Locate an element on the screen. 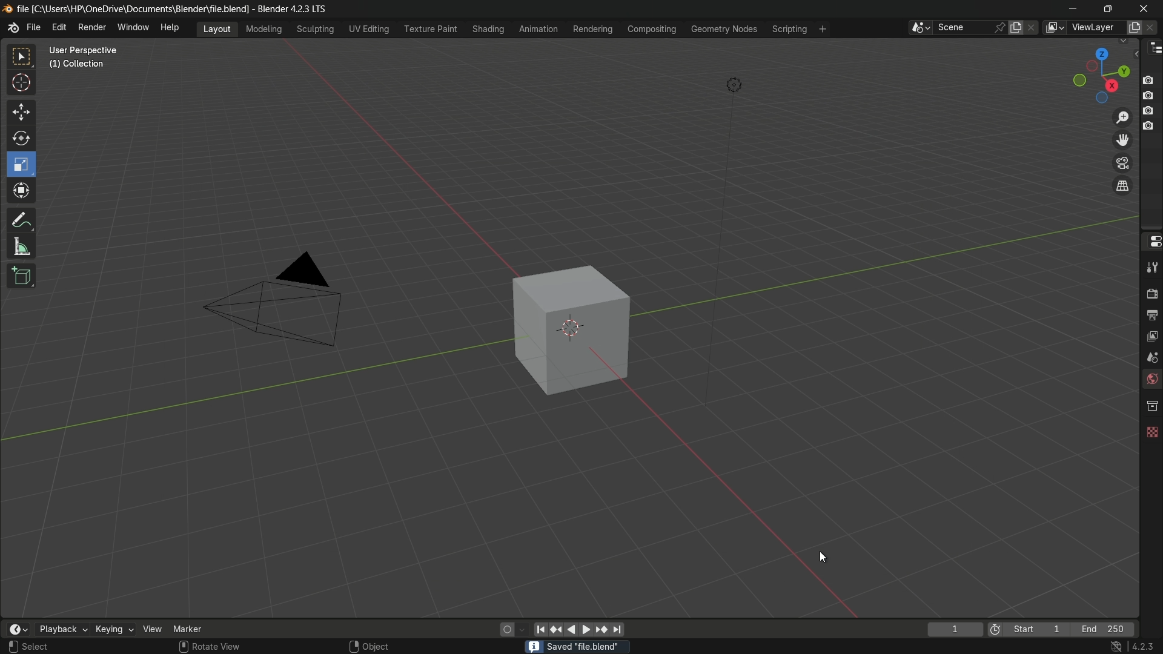 The image size is (1163, 654). scale is located at coordinates (23, 164).